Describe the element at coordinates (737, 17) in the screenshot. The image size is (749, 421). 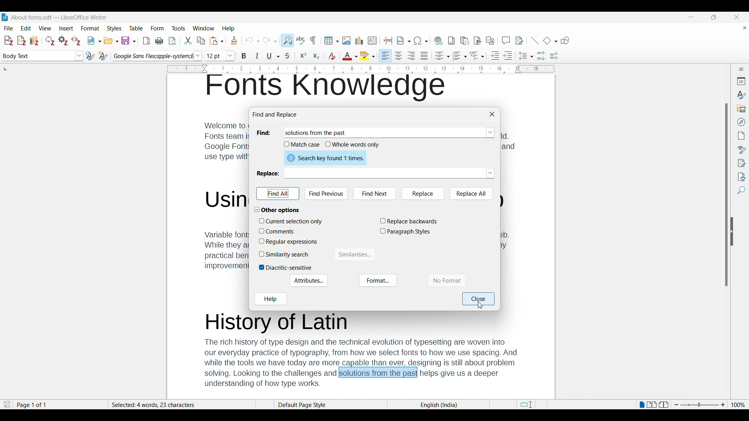
I see `Close interface` at that location.